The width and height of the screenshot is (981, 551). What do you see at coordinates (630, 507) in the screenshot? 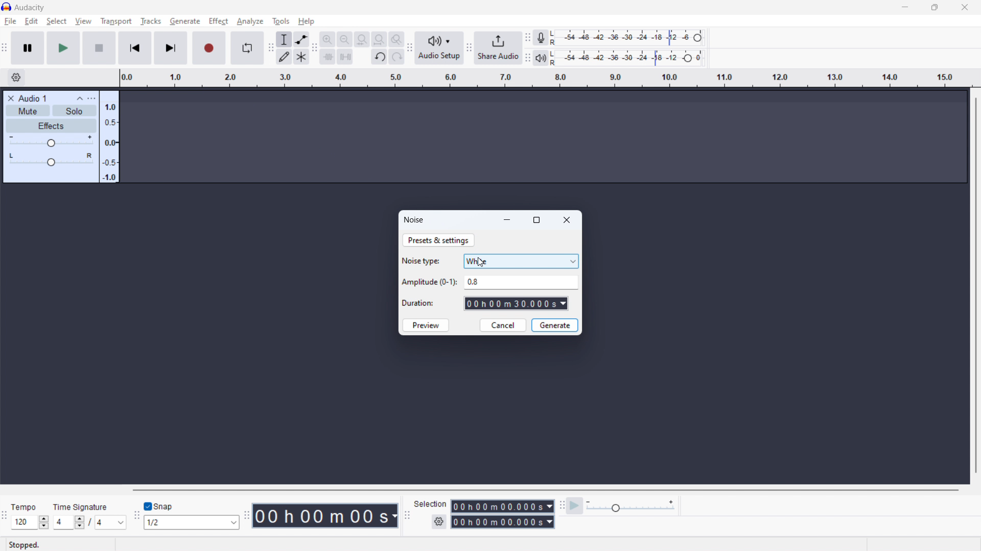
I see `playback speed` at bounding box center [630, 507].